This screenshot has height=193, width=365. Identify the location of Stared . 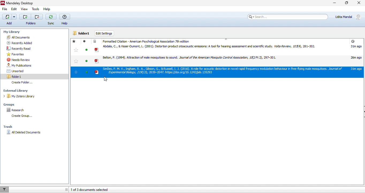
(75, 52).